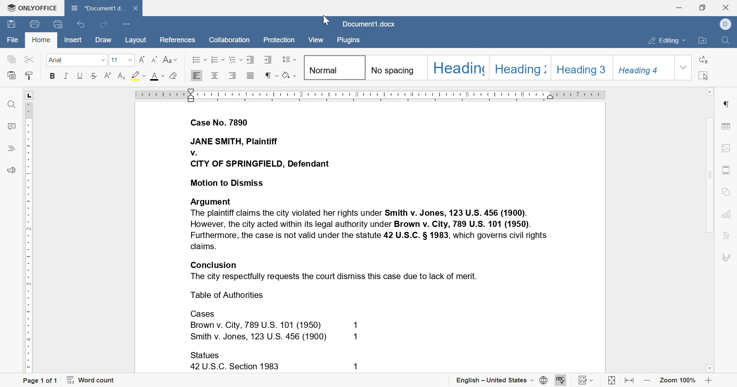 The height and width of the screenshot is (387, 737). I want to click on fit to slide, so click(611, 380).